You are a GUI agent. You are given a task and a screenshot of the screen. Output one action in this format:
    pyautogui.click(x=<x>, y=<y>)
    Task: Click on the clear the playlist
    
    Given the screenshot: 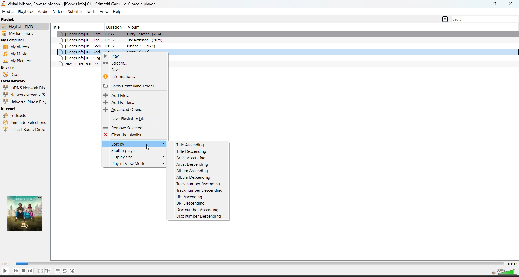 What is the action you would take?
    pyautogui.click(x=135, y=135)
    